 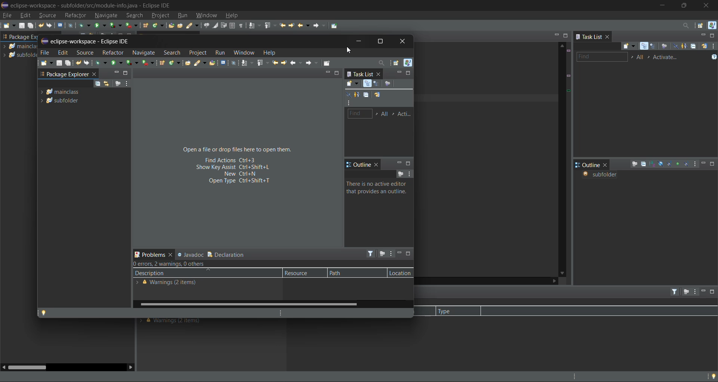 What do you see at coordinates (71, 25) in the screenshot?
I see `skip all breakpoints` at bounding box center [71, 25].